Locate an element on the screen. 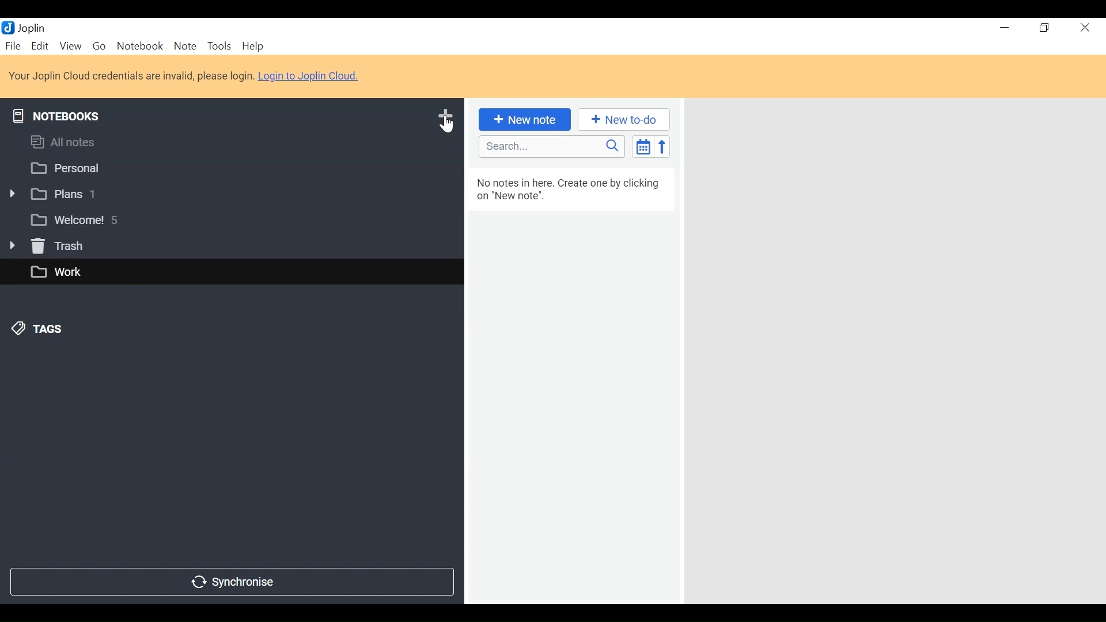 Image resolution: width=1106 pixels, height=622 pixels. Note is located at coordinates (185, 45).